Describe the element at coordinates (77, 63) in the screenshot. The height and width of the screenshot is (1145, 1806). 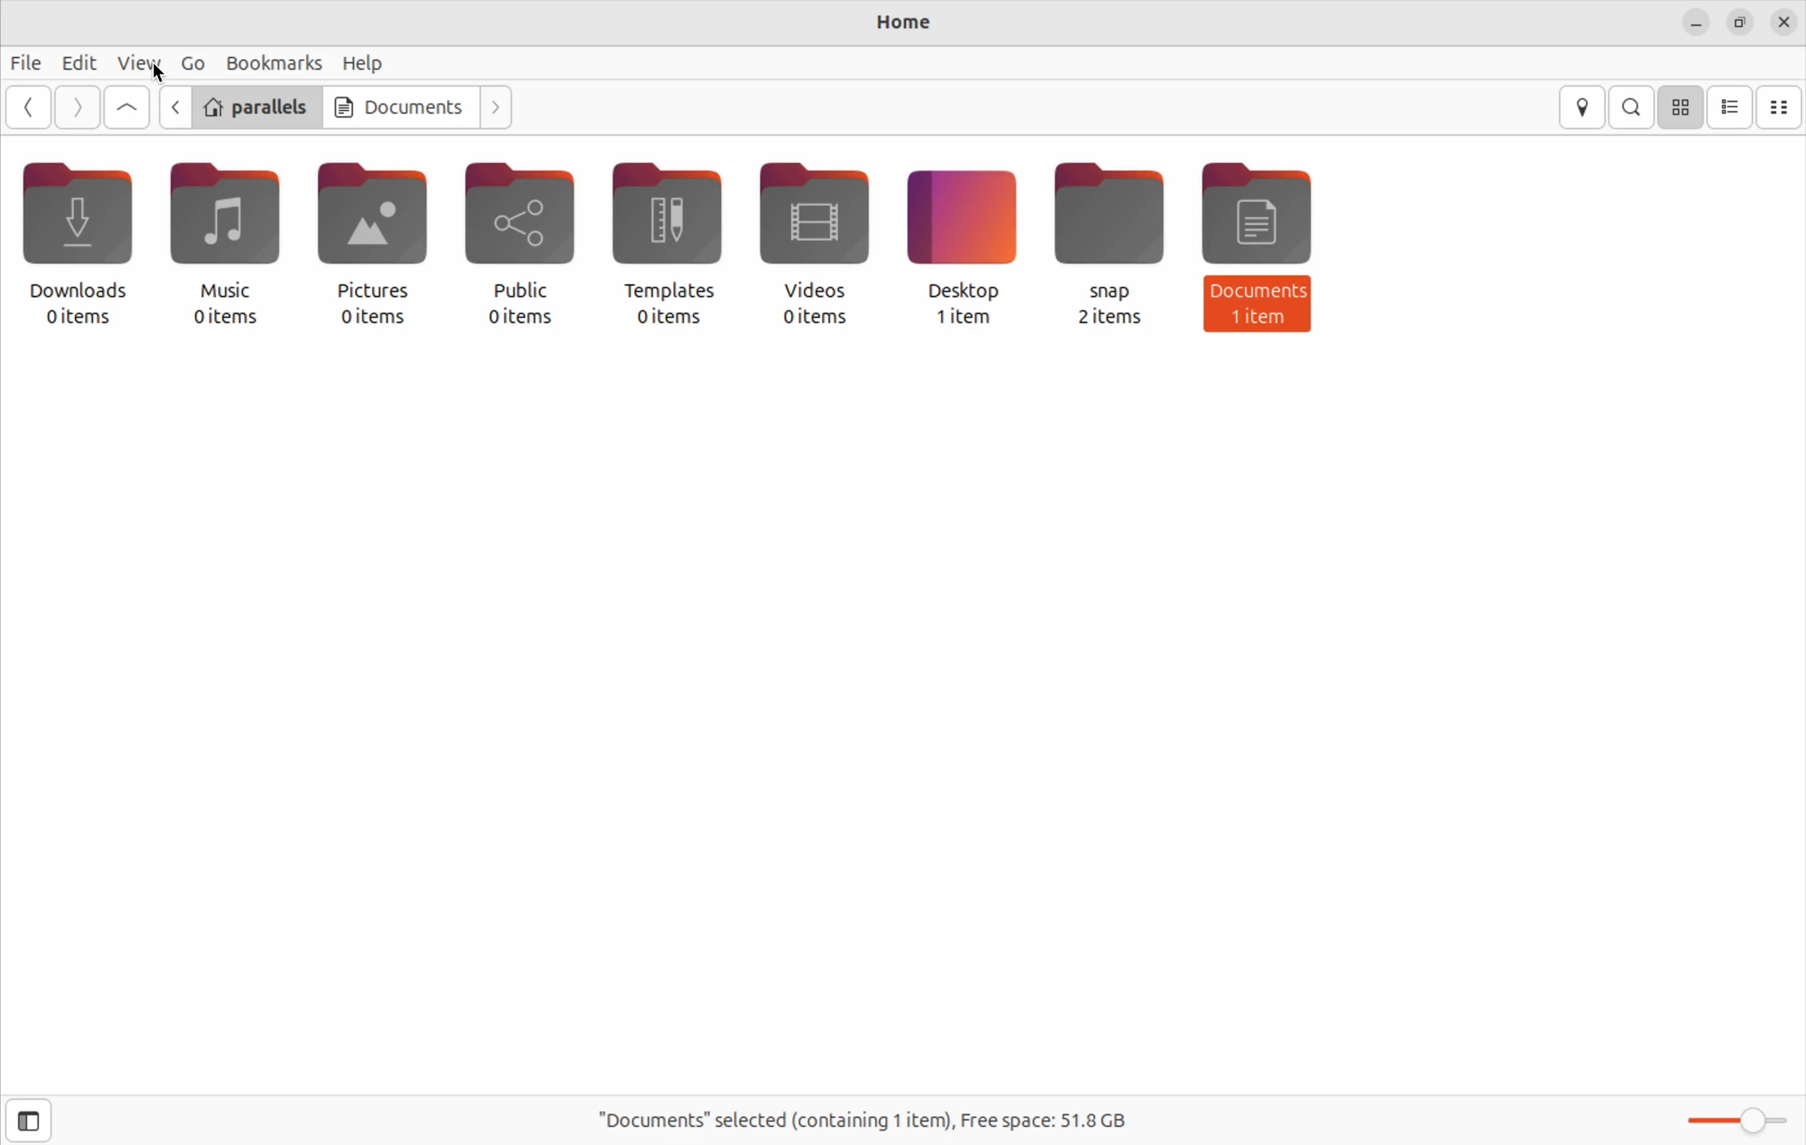
I see `Edit` at that location.